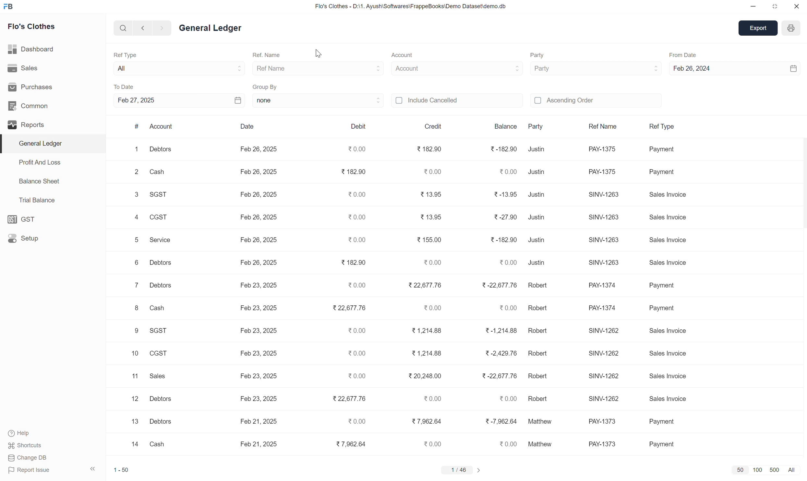 The image size is (807, 481). What do you see at coordinates (432, 149) in the screenshot?
I see `182.90` at bounding box center [432, 149].